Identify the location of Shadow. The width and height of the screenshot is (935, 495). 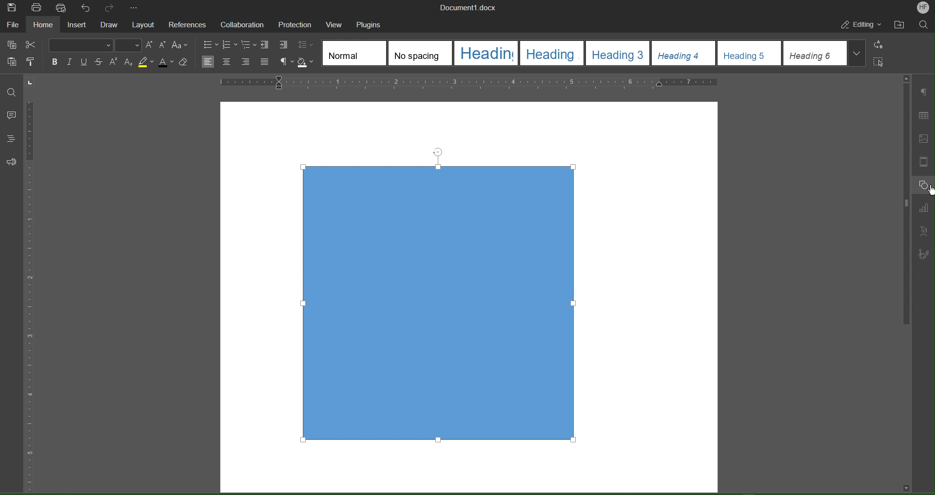
(307, 63).